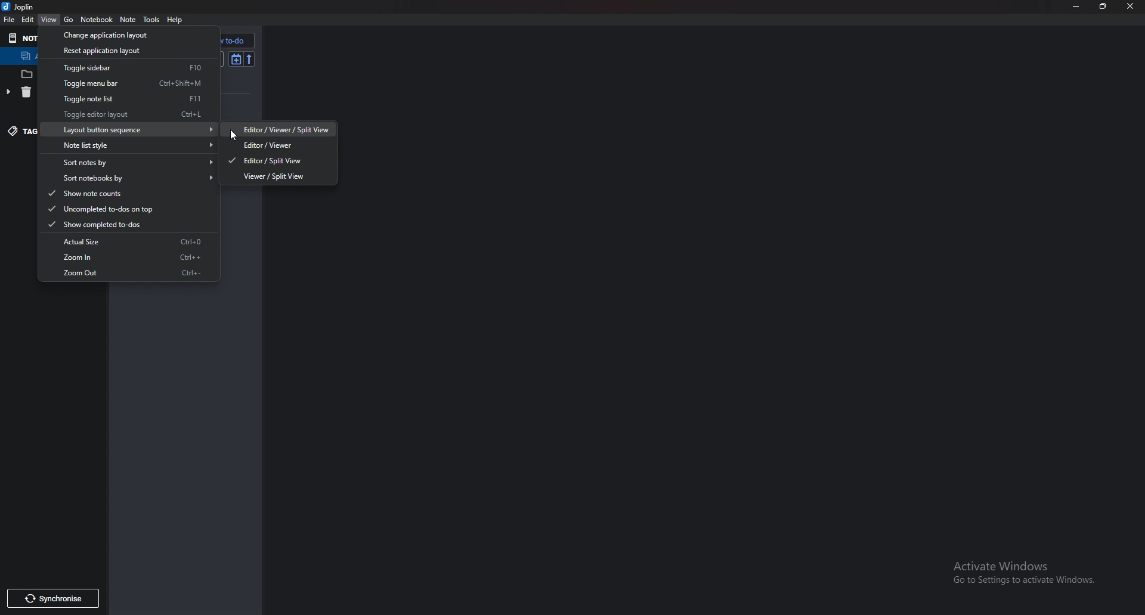  Describe the element at coordinates (129, 114) in the screenshot. I see `toggle editor layout` at that location.